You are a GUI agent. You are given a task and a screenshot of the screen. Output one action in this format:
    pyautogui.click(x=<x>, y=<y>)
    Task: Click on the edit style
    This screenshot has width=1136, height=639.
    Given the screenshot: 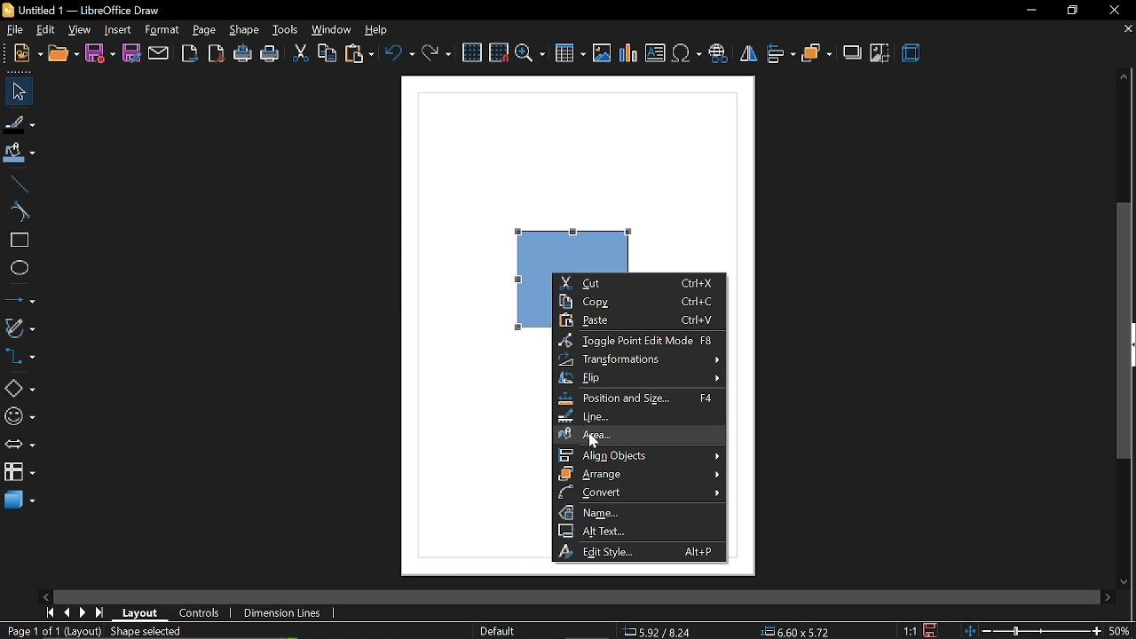 What is the action you would take?
    pyautogui.click(x=642, y=551)
    